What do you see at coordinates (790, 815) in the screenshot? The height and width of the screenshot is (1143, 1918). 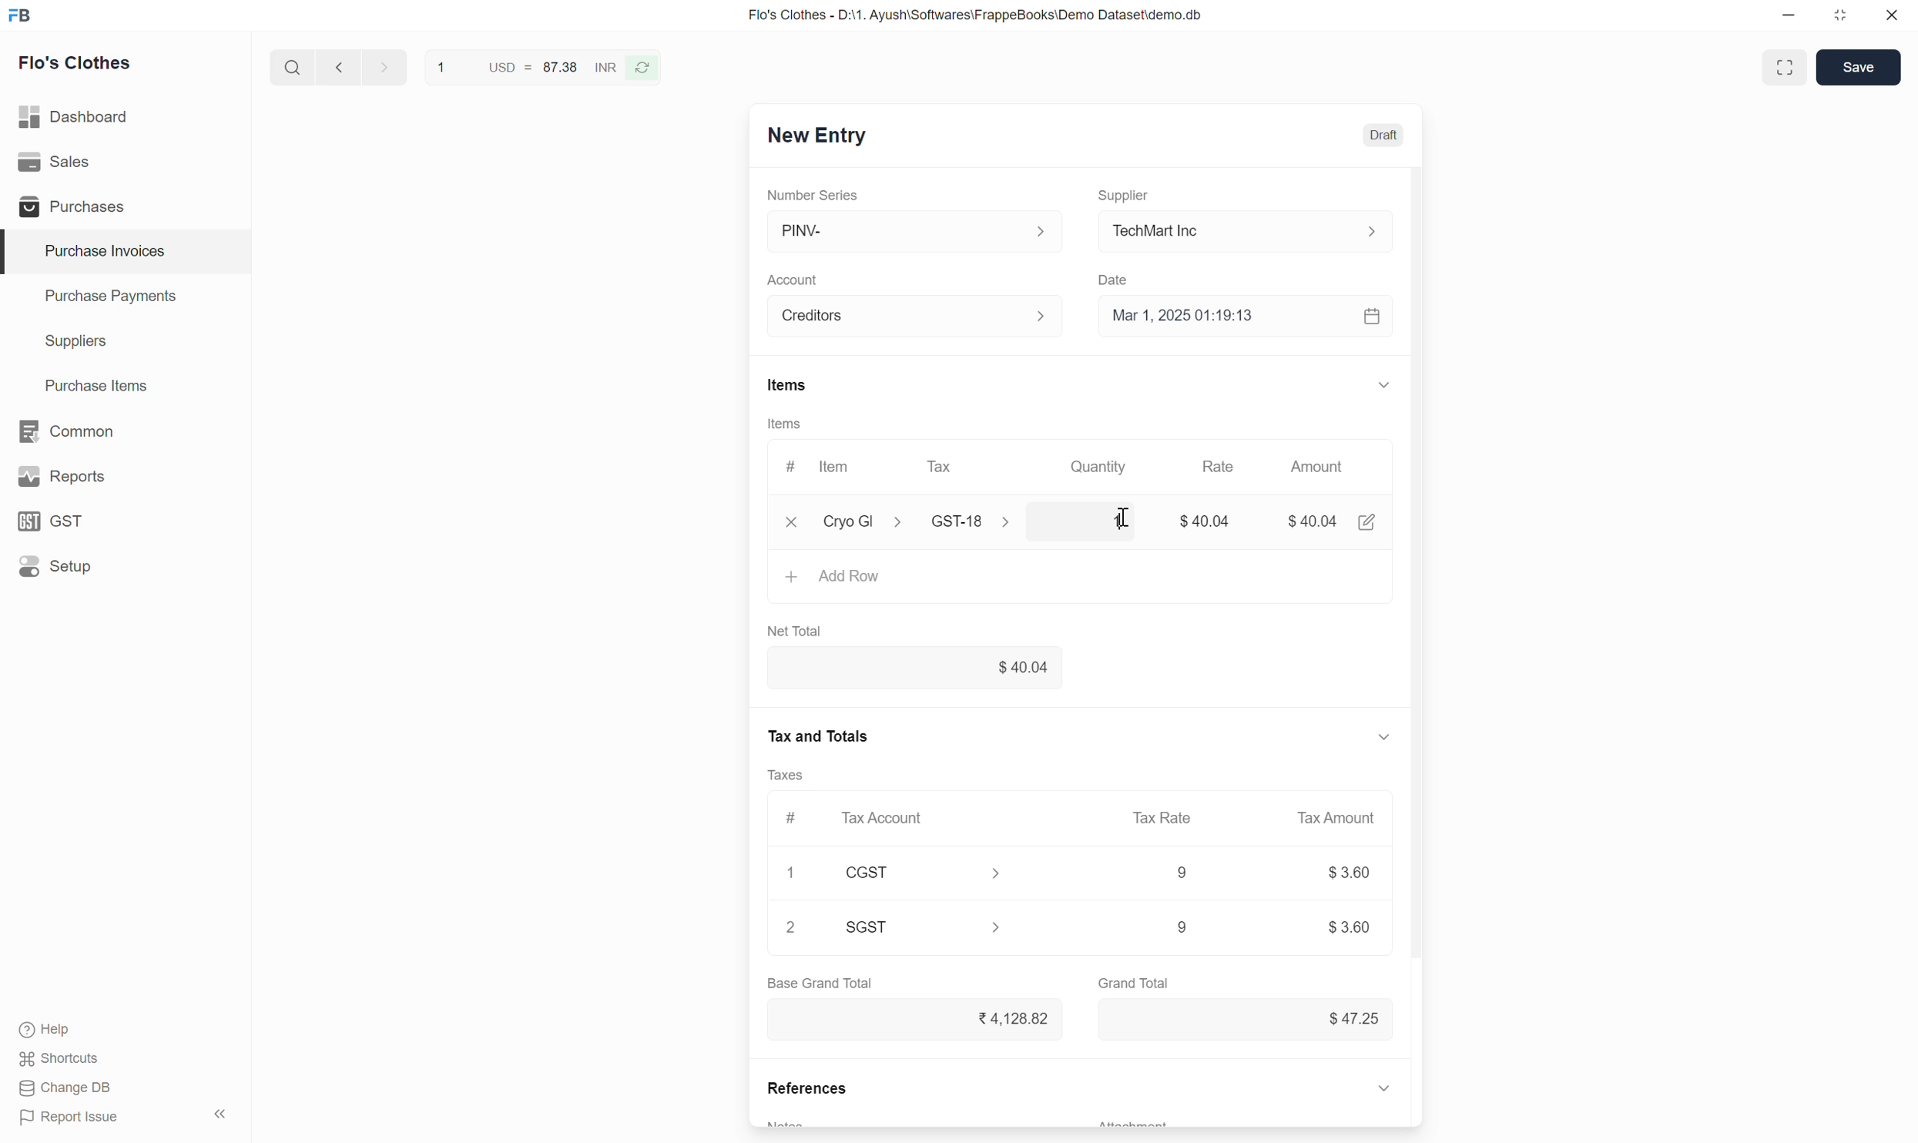 I see `#` at bounding box center [790, 815].